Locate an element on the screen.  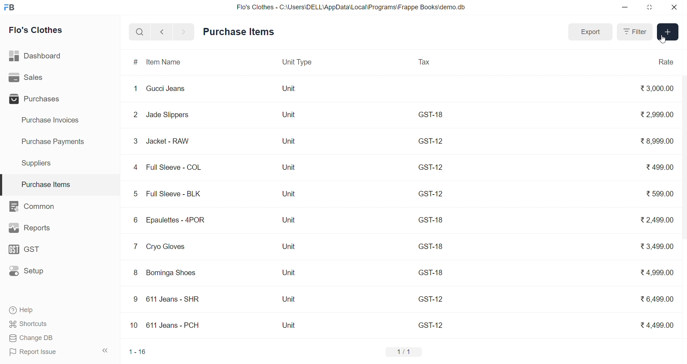
search is located at coordinates (139, 32).